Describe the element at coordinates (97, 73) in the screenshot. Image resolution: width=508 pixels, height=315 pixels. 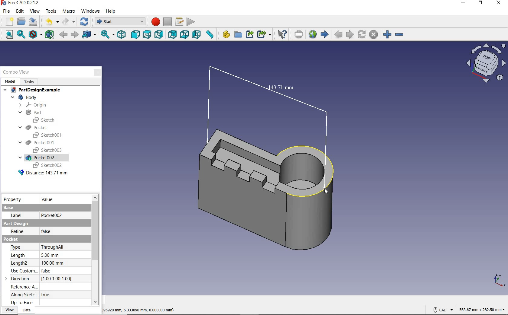
I see `CLOSE` at that location.